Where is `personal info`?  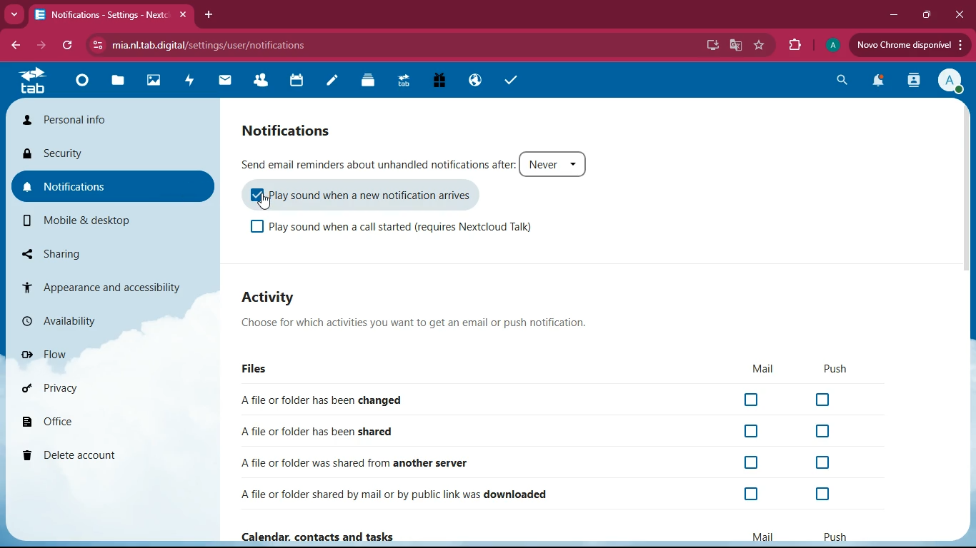 personal info is located at coordinates (115, 119).